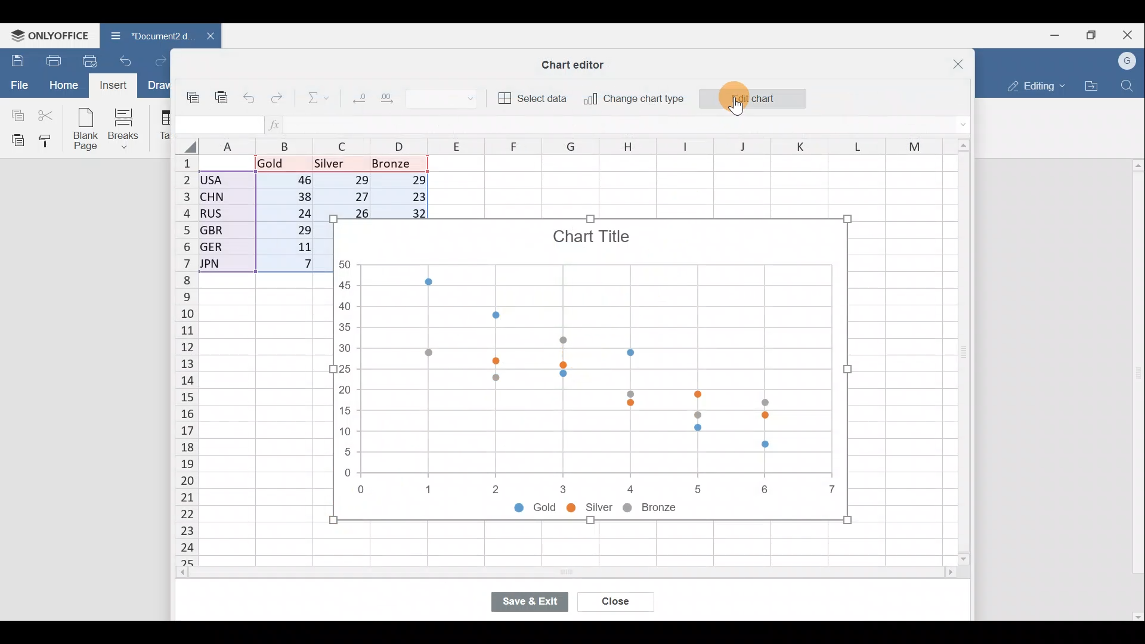 Image resolution: width=1145 pixels, height=644 pixels. What do you see at coordinates (49, 115) in the screenshot?
I see `Cut` at bounding box center [49, 115].